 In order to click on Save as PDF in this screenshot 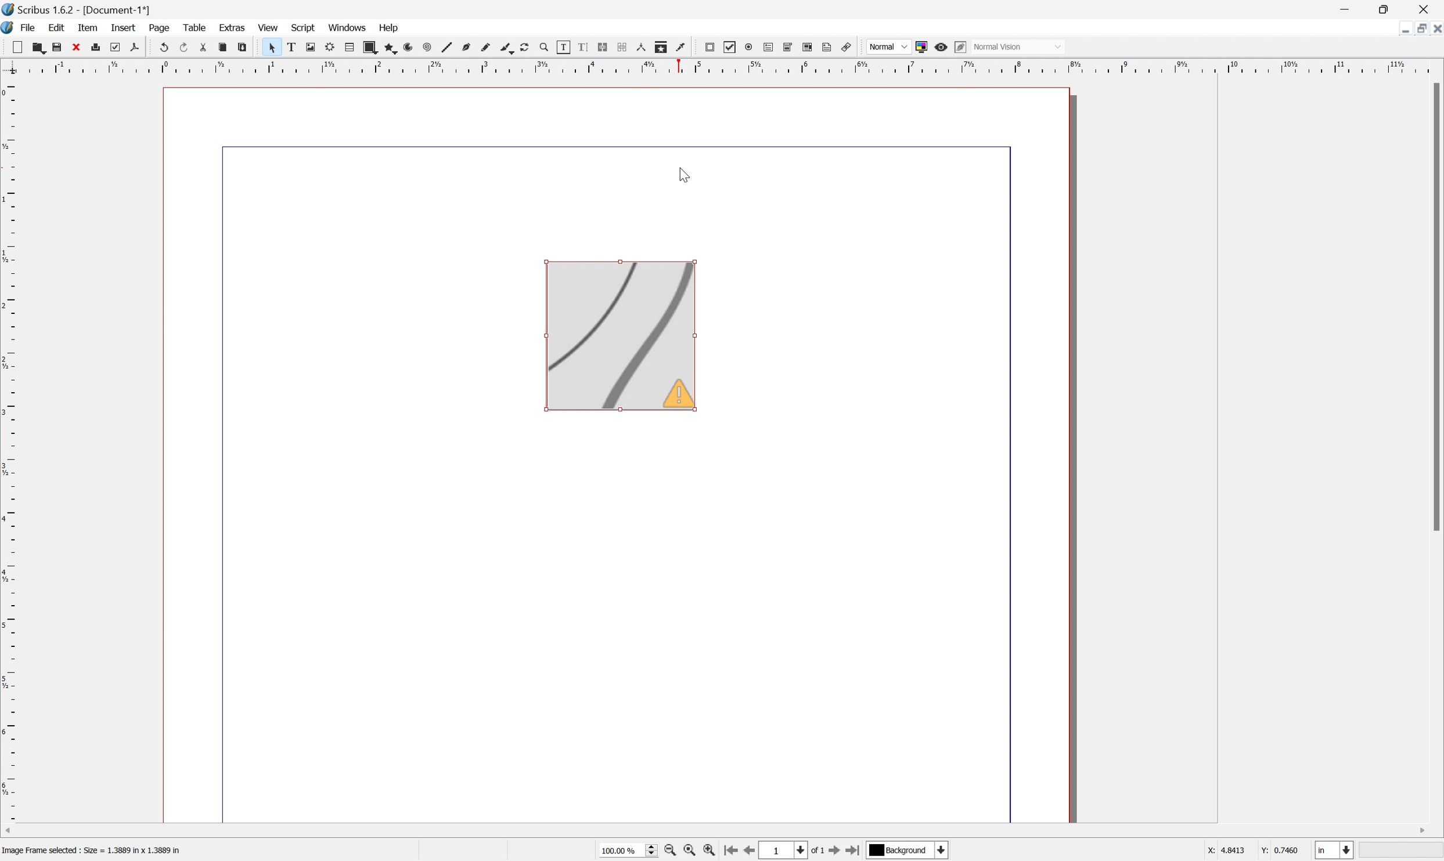, I will do `click(141, 47)`.